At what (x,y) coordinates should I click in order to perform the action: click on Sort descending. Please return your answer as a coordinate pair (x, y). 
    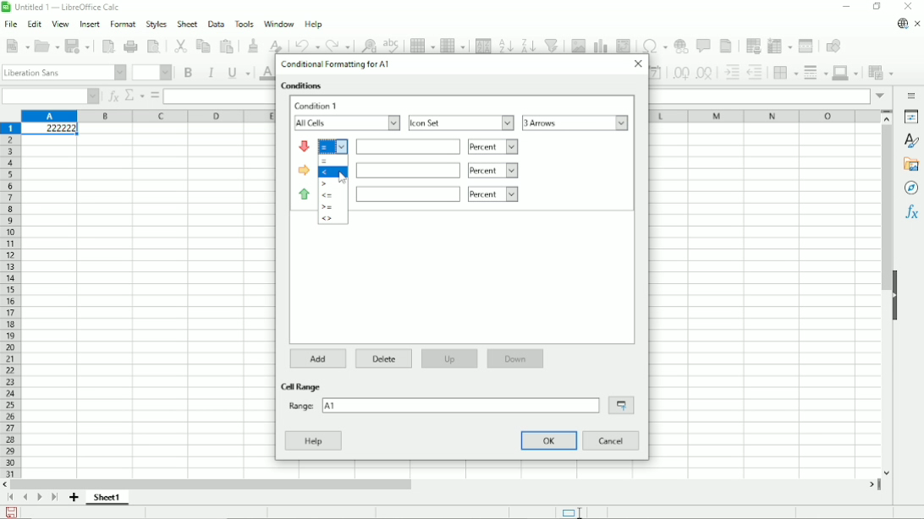
    Looking at the image, I should click on (528, 43).